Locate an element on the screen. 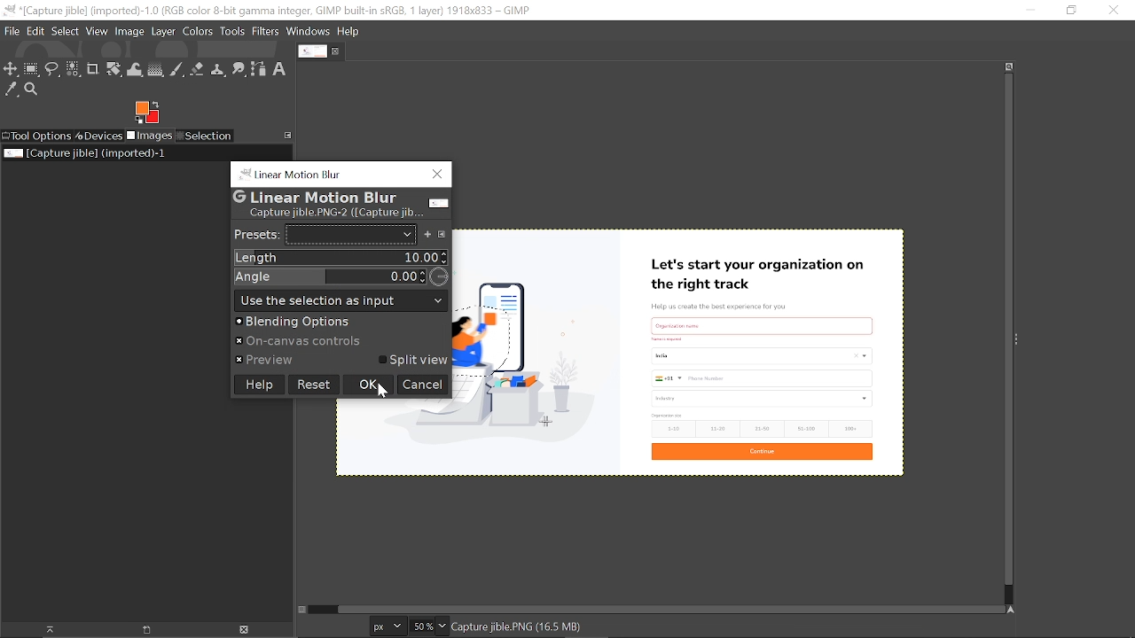  Capture jible.PNG-2 (Capture jib... is located at coordinates (333, 213).